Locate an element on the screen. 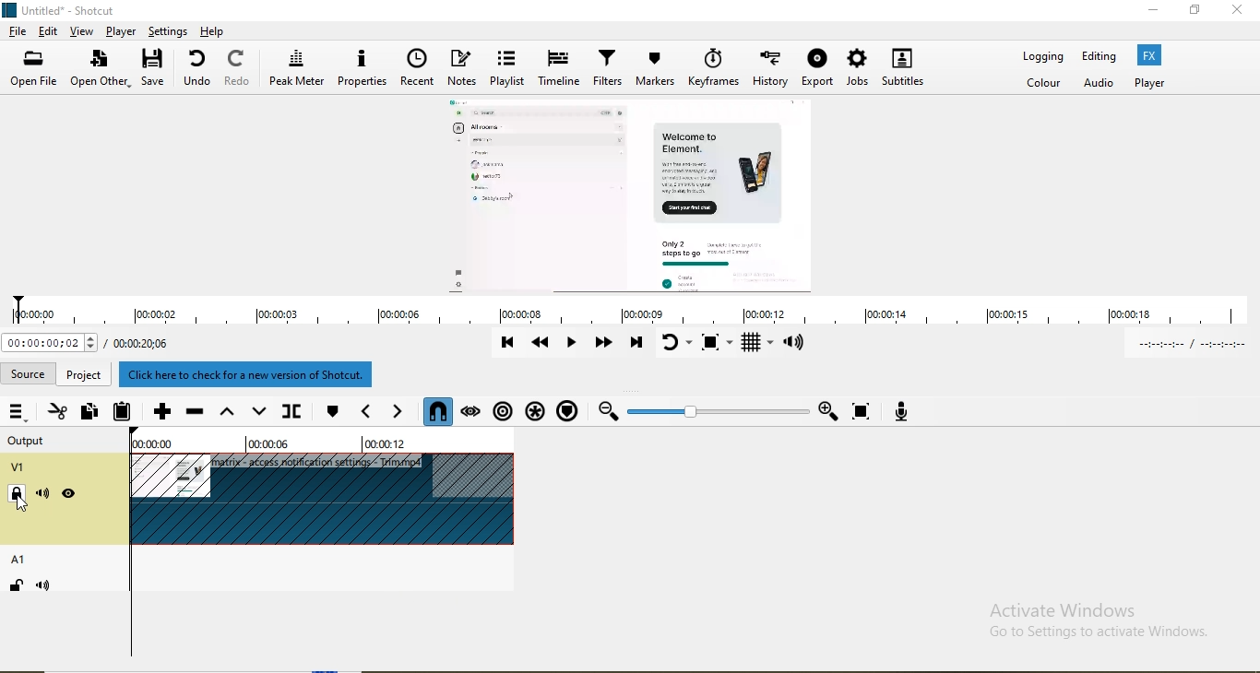  Append is located at coordinates (162, 415).